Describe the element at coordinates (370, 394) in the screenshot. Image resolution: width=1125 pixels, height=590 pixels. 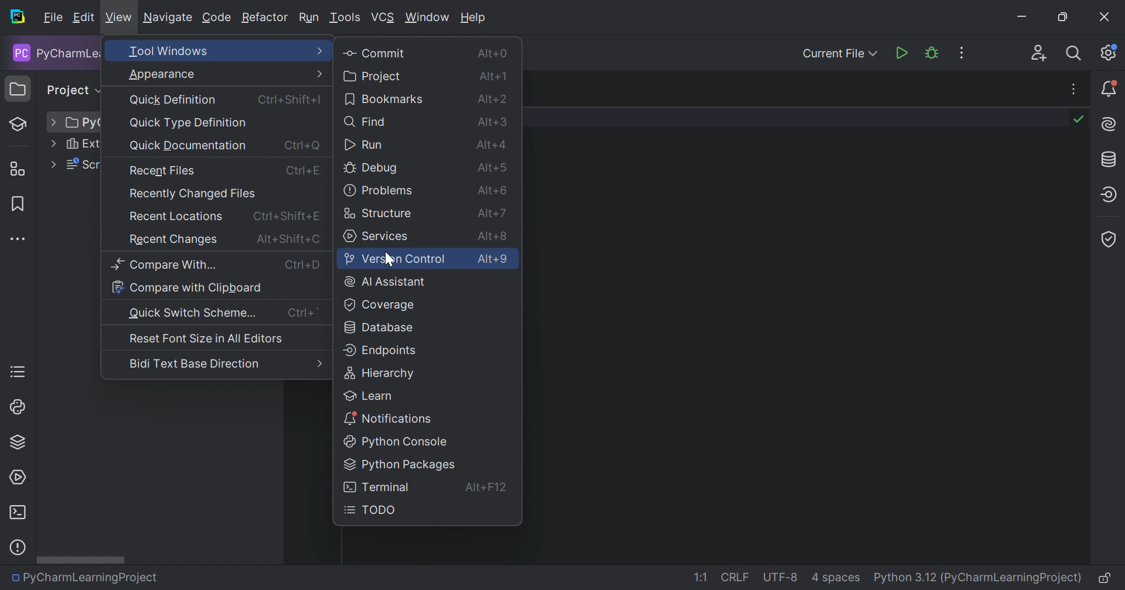
I see `Learn` at that location.